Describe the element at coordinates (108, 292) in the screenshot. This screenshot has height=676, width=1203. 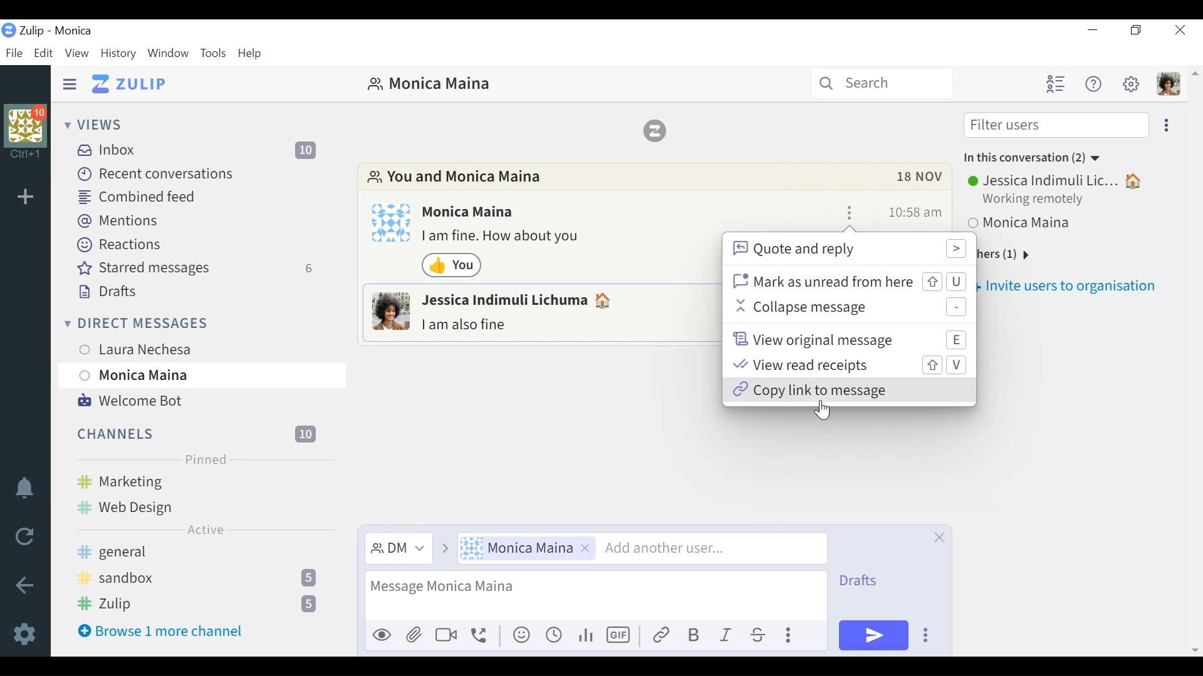
I see `Drafts` at that location.